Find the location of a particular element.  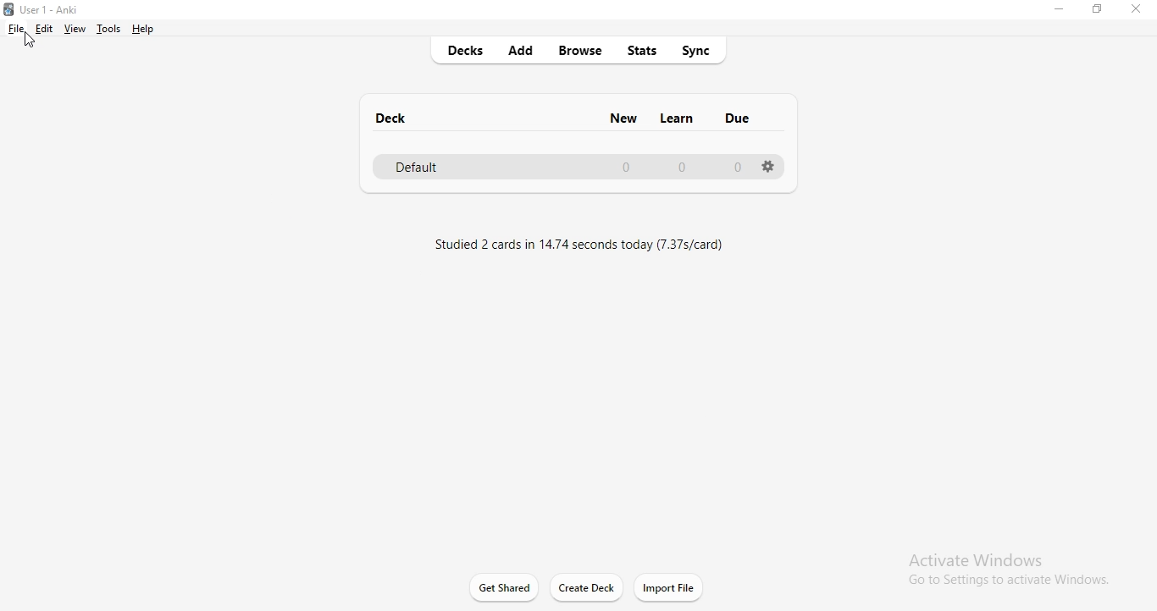

text1 is located at coordinates (583, 242).